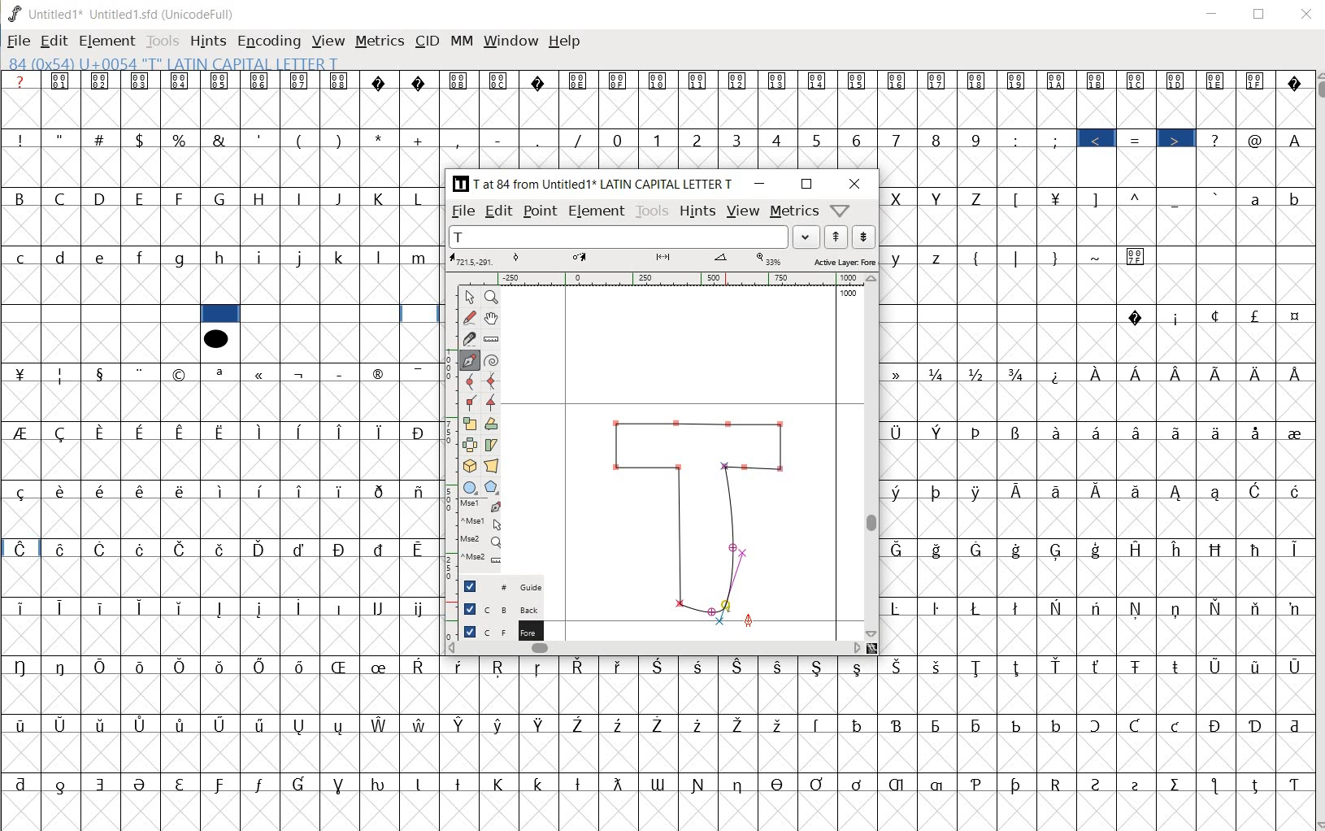 The image size is (1325, 831). What do you see at coordinates (102, 550) in the screenshot?
I see `Symbol` at bounding box center [102, 550].